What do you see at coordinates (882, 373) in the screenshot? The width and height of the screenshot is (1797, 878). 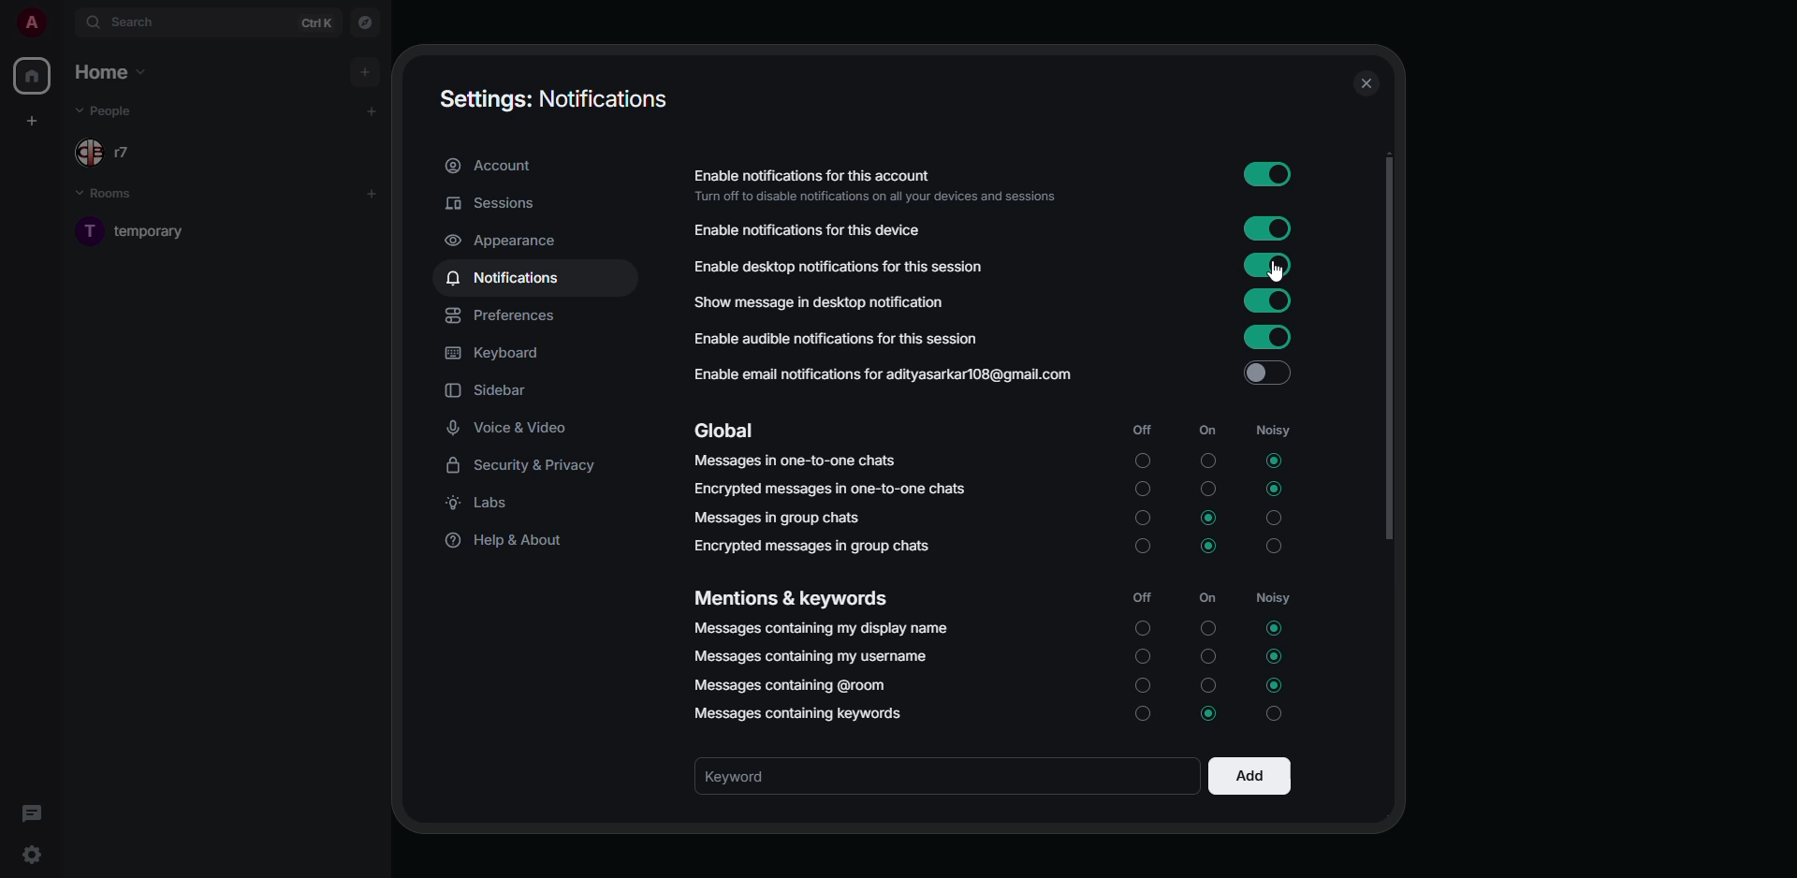 I see `enable email notifications` at bounding box center [882, 373].